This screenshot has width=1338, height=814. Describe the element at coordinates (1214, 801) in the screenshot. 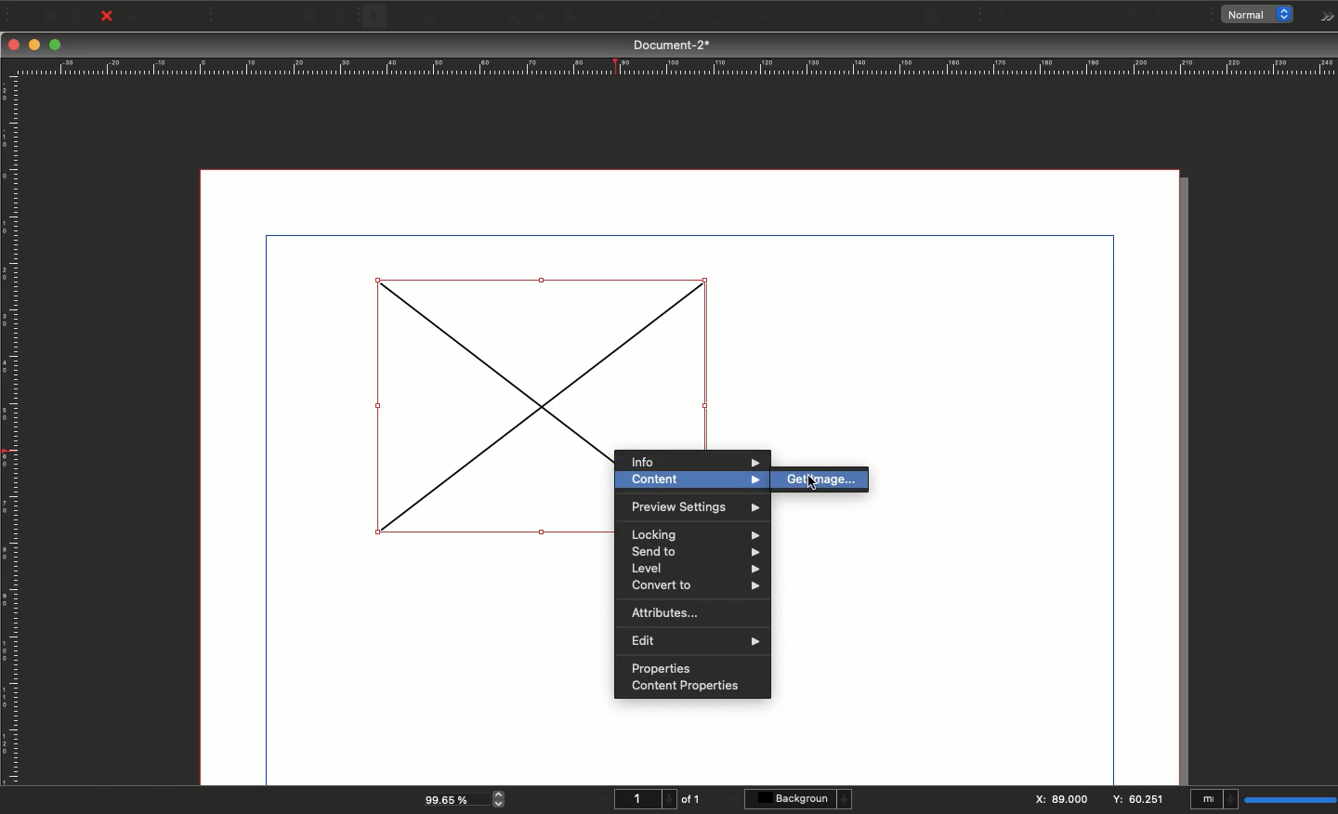

I see `mI` at that location.